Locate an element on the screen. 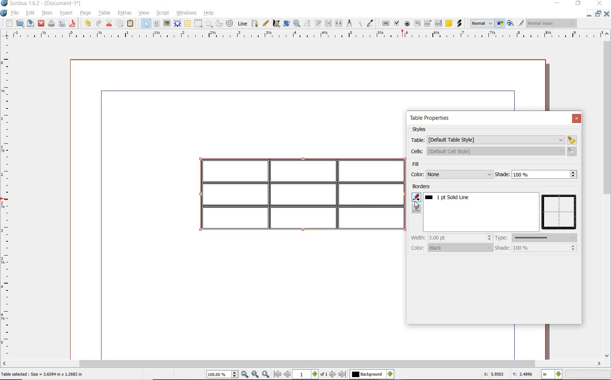 Image resolution: width=611 pixels, height=380 pixels. color is located at coordinates (451, 174).